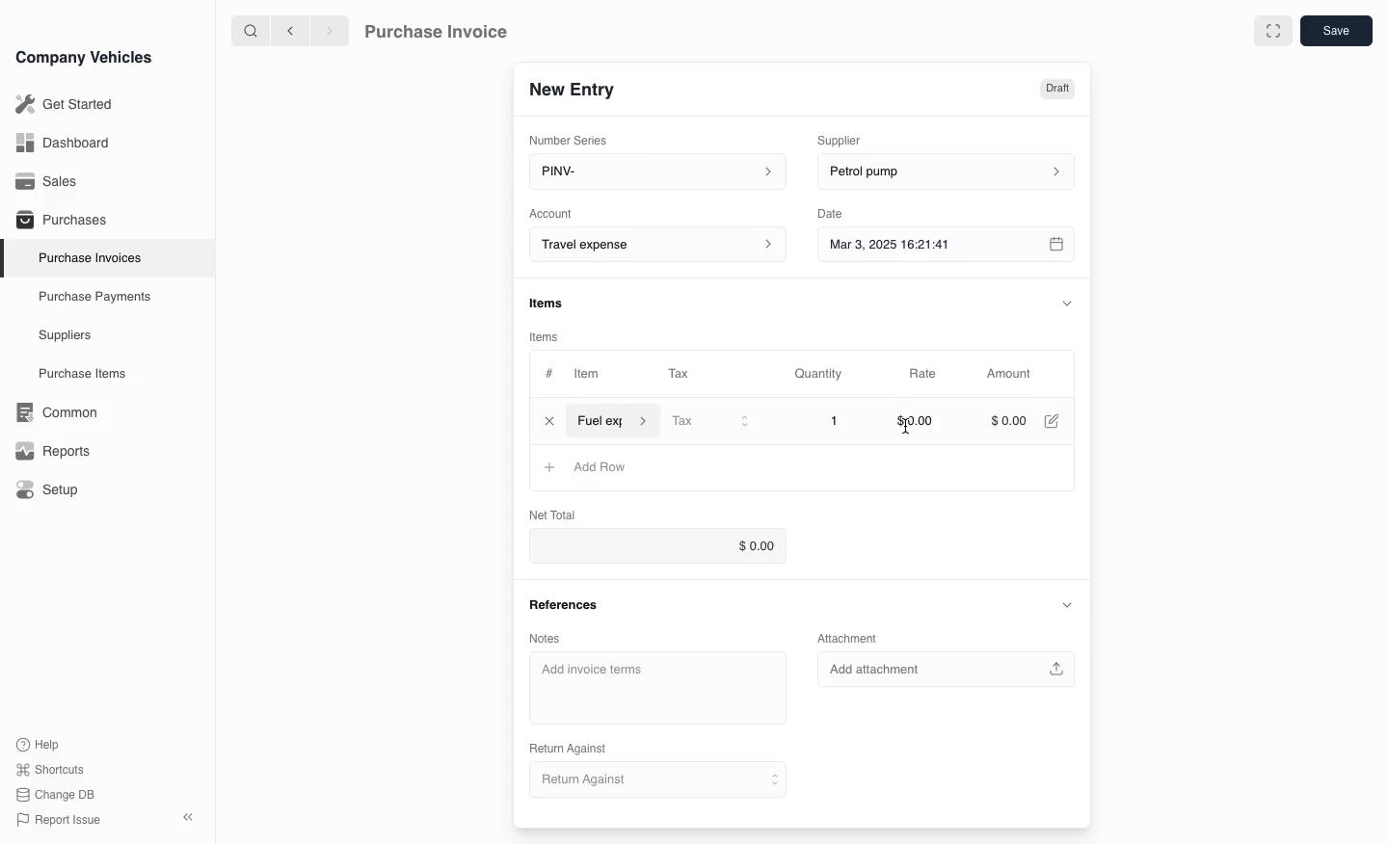 The width and height of the screenshot is (1388, 844). I want to click on item  , so click(612, 424).